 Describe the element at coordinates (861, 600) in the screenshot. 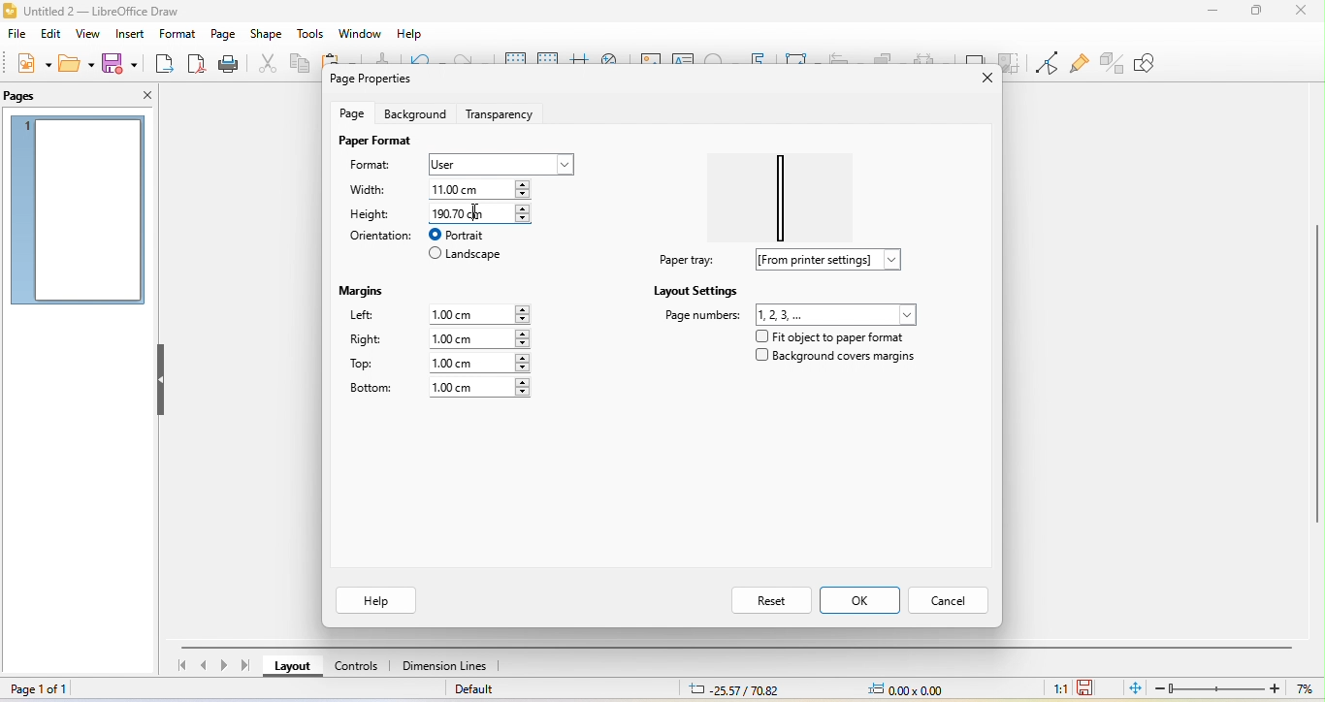

I see `ok` at that location.